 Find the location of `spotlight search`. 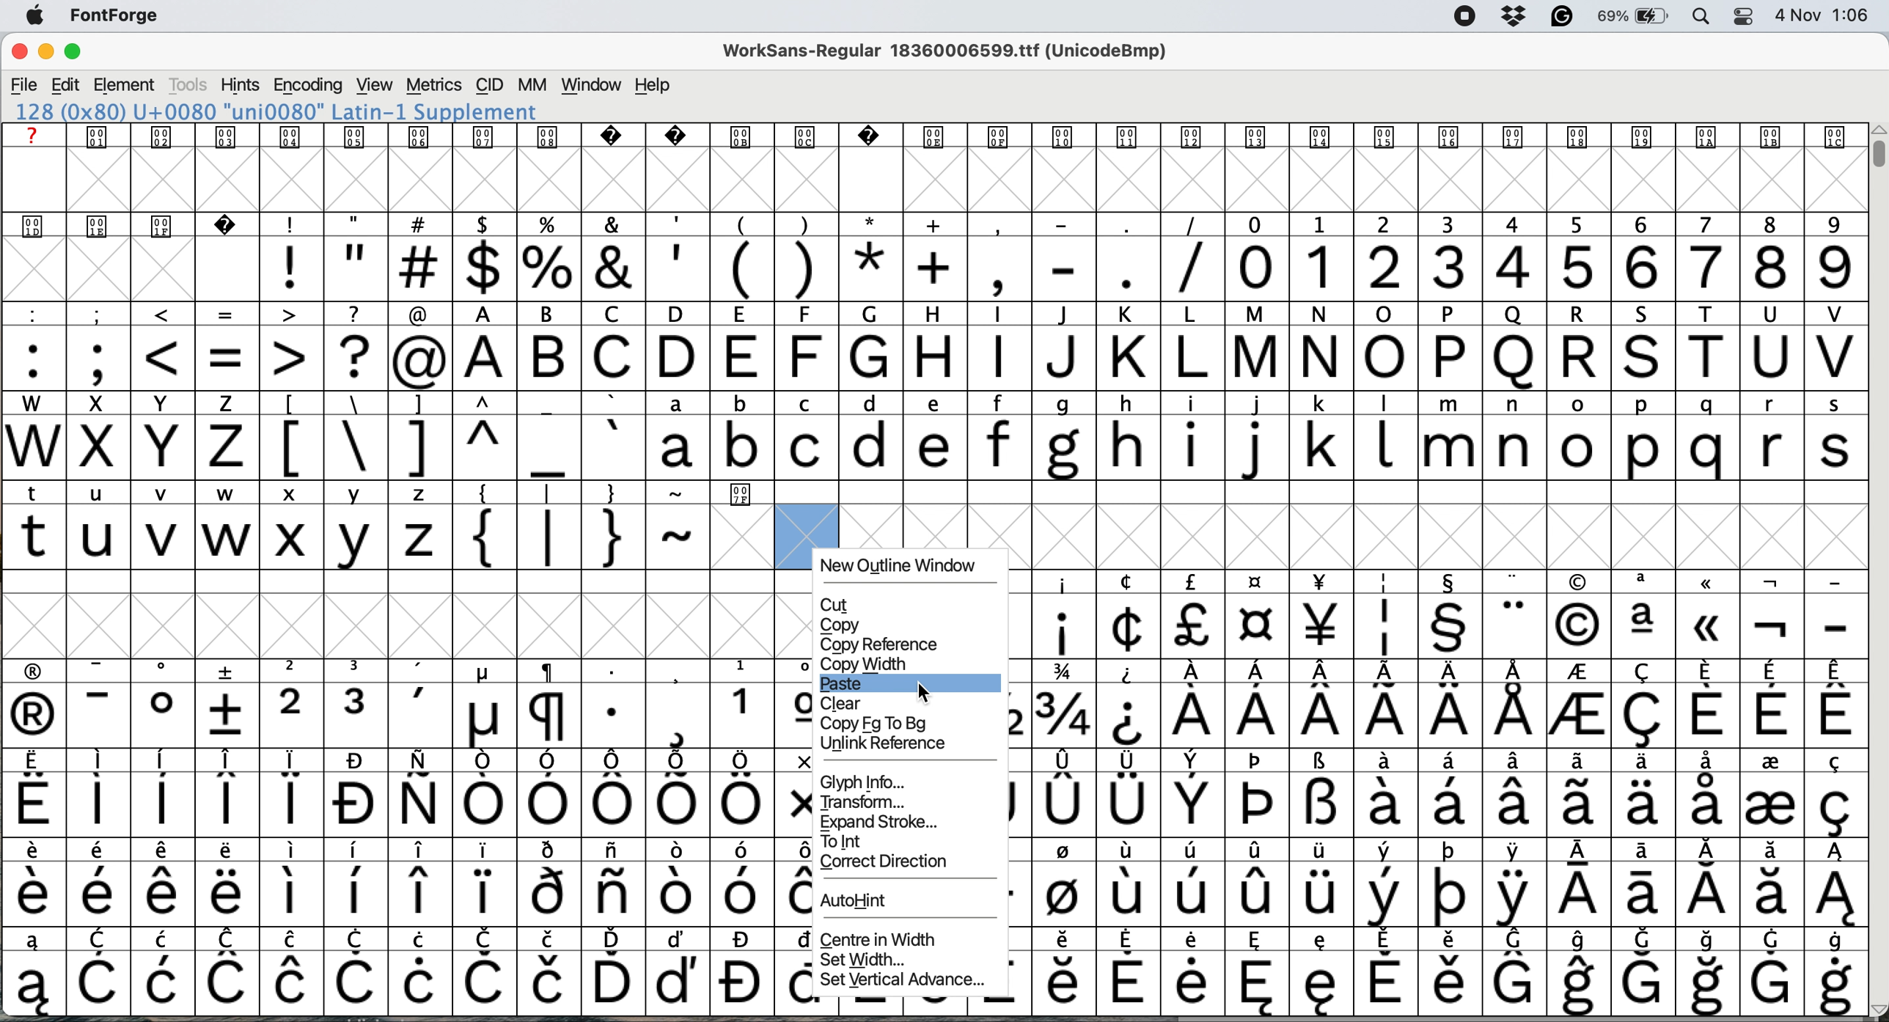

spotlight search is located at coordinates (1701, 18).